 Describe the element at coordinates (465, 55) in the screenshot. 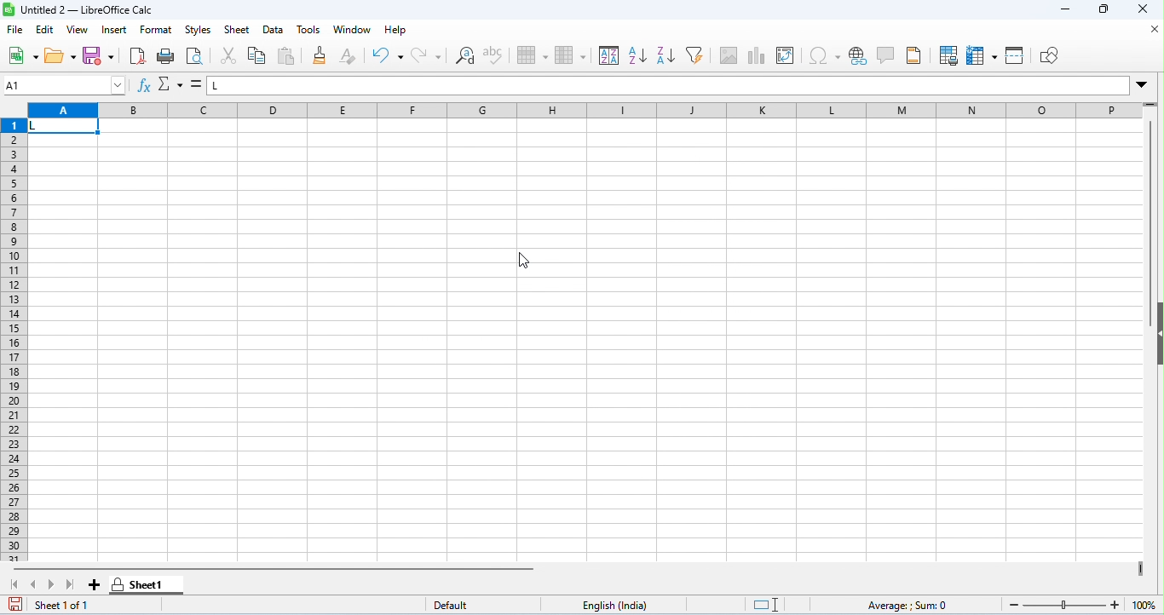

I see `find and replace` at that location.